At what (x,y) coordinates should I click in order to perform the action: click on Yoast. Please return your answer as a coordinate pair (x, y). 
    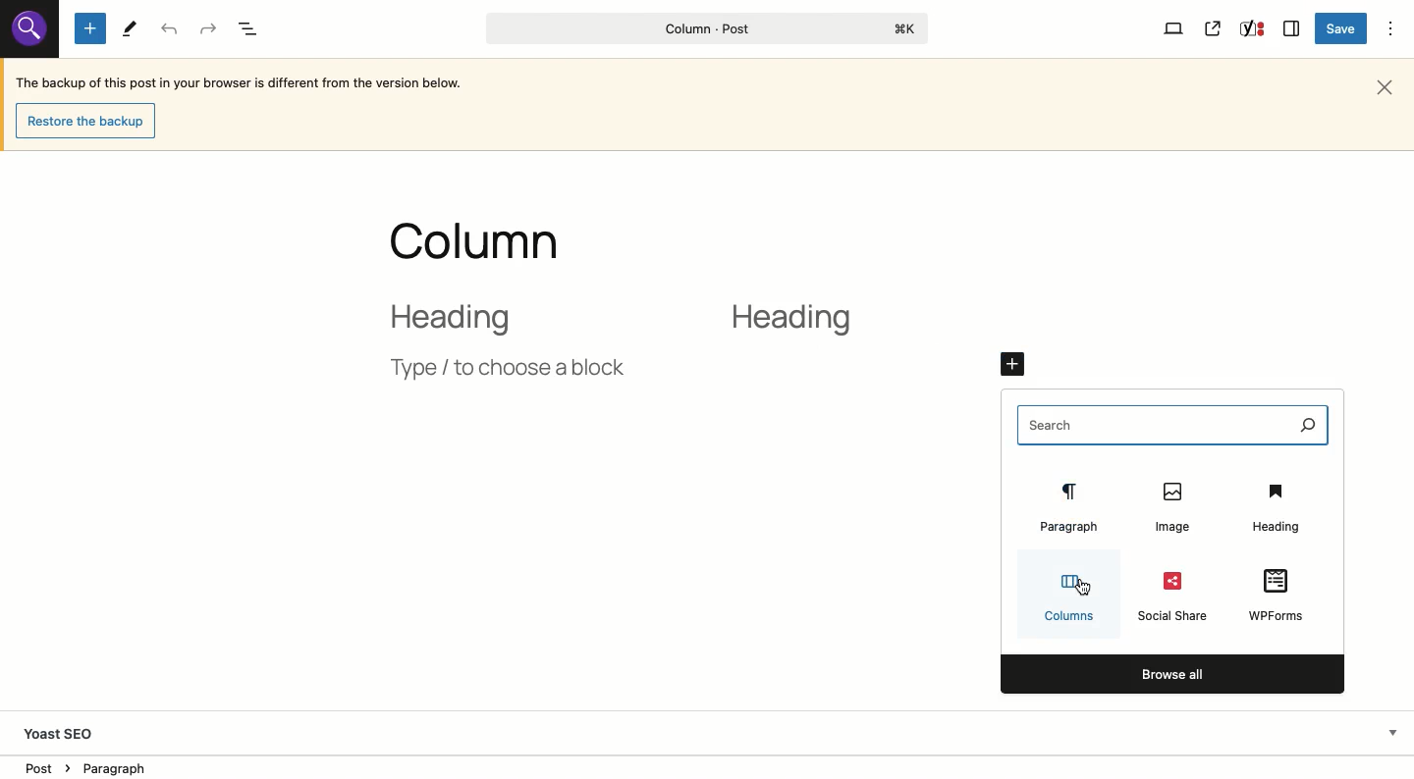
    Looking at the image, I should click on (1250, 30).